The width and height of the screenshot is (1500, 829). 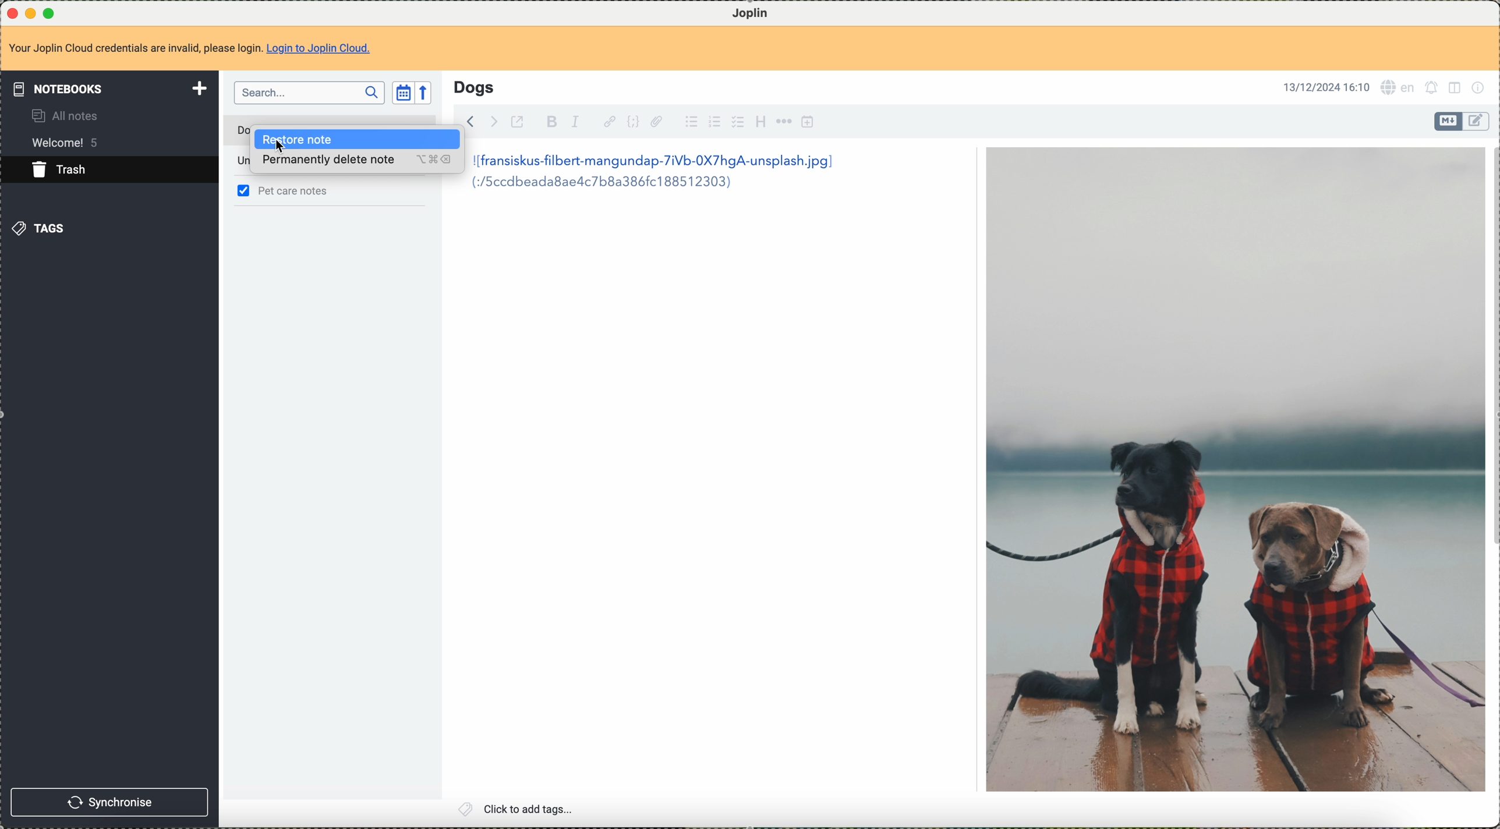 I want to click on toggle editor, so click(x=1477, y=121).